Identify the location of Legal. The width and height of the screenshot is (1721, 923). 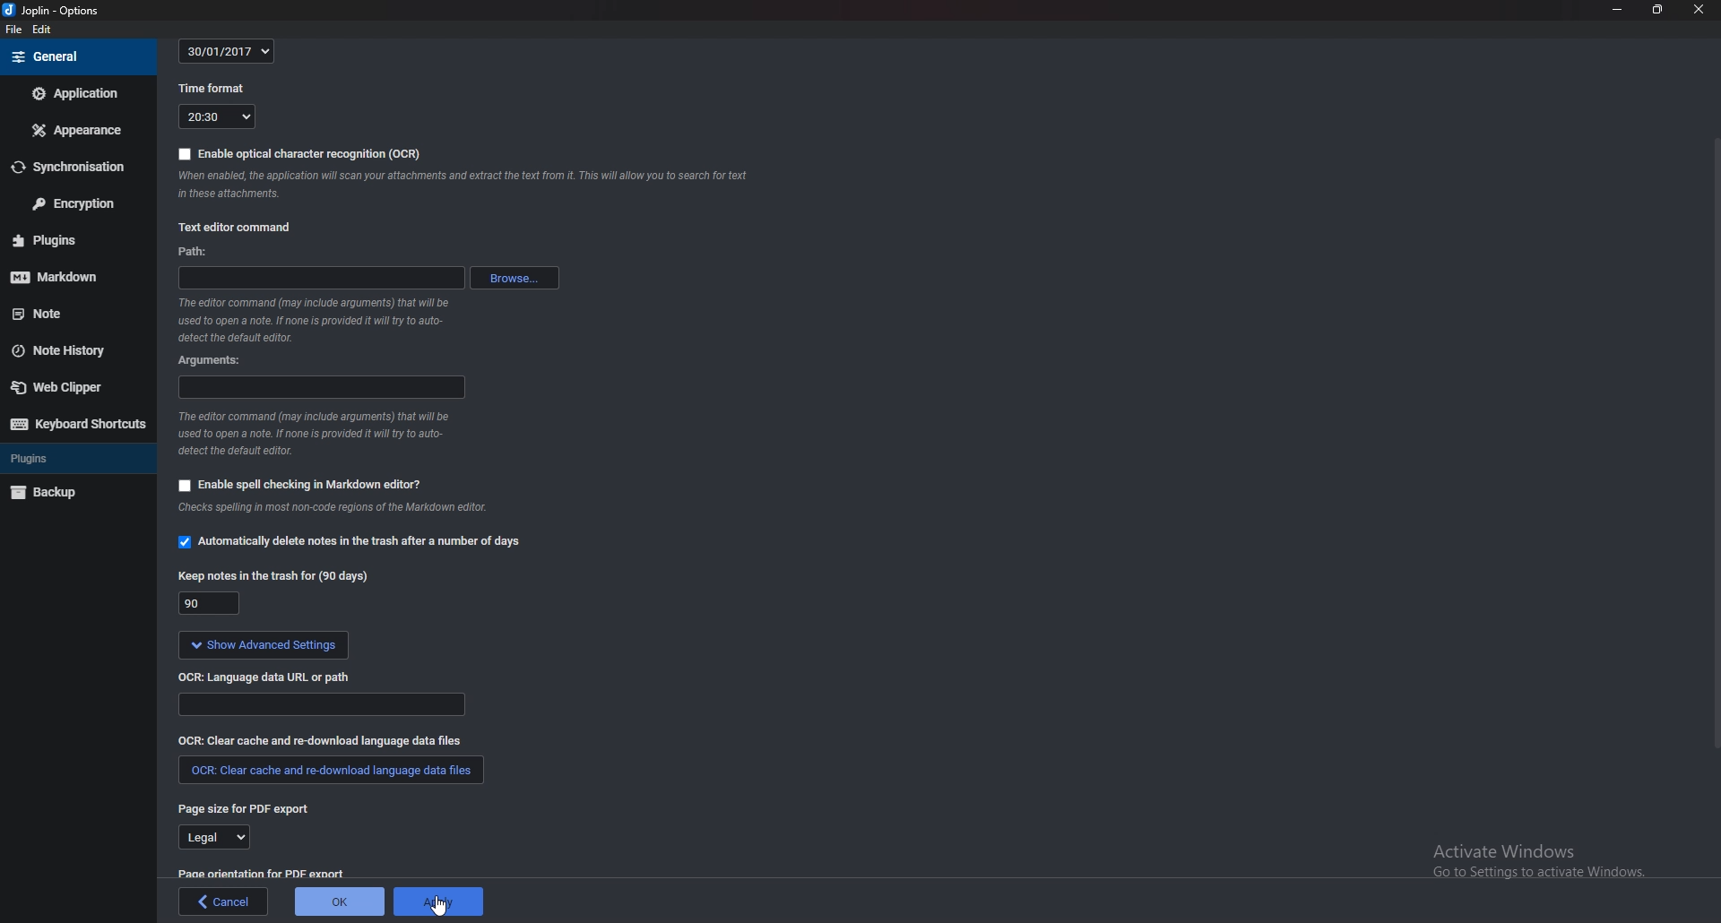
(212, 839).